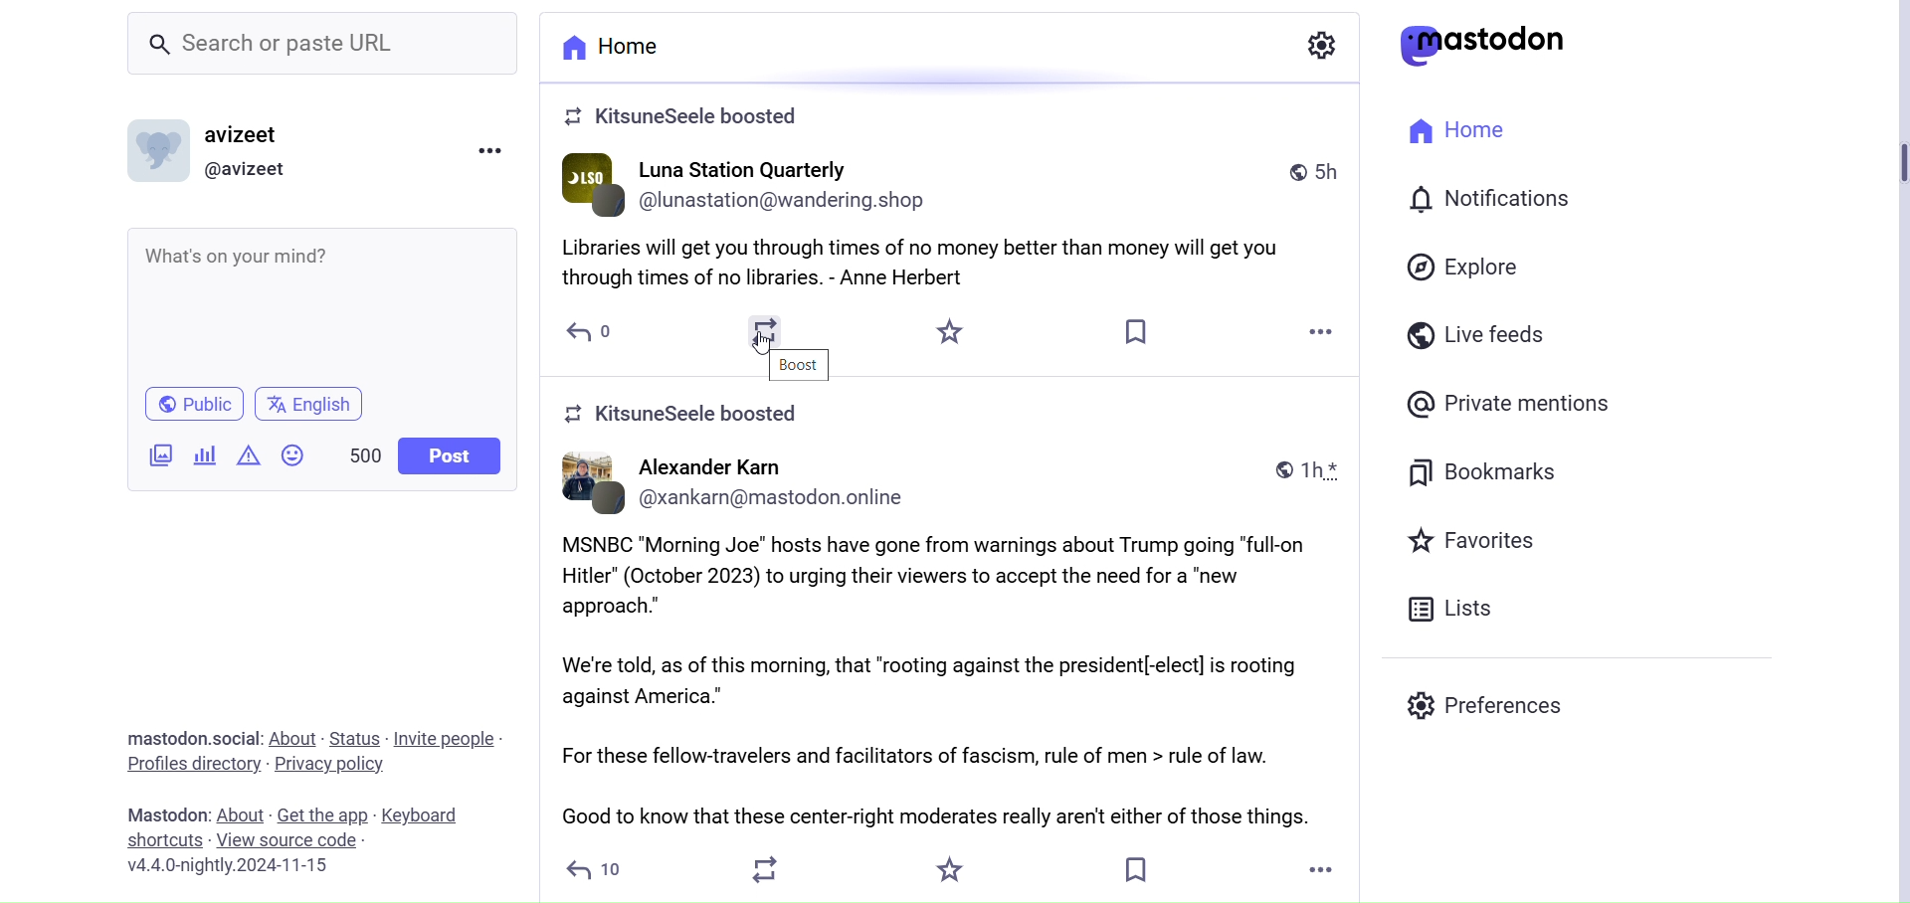 The height and width of the screenshot is (903, 1910). What do you see at coordinates (1481, 336) in the screenshot?
I see `Live Feeds` at bounding box center [1481, 336].